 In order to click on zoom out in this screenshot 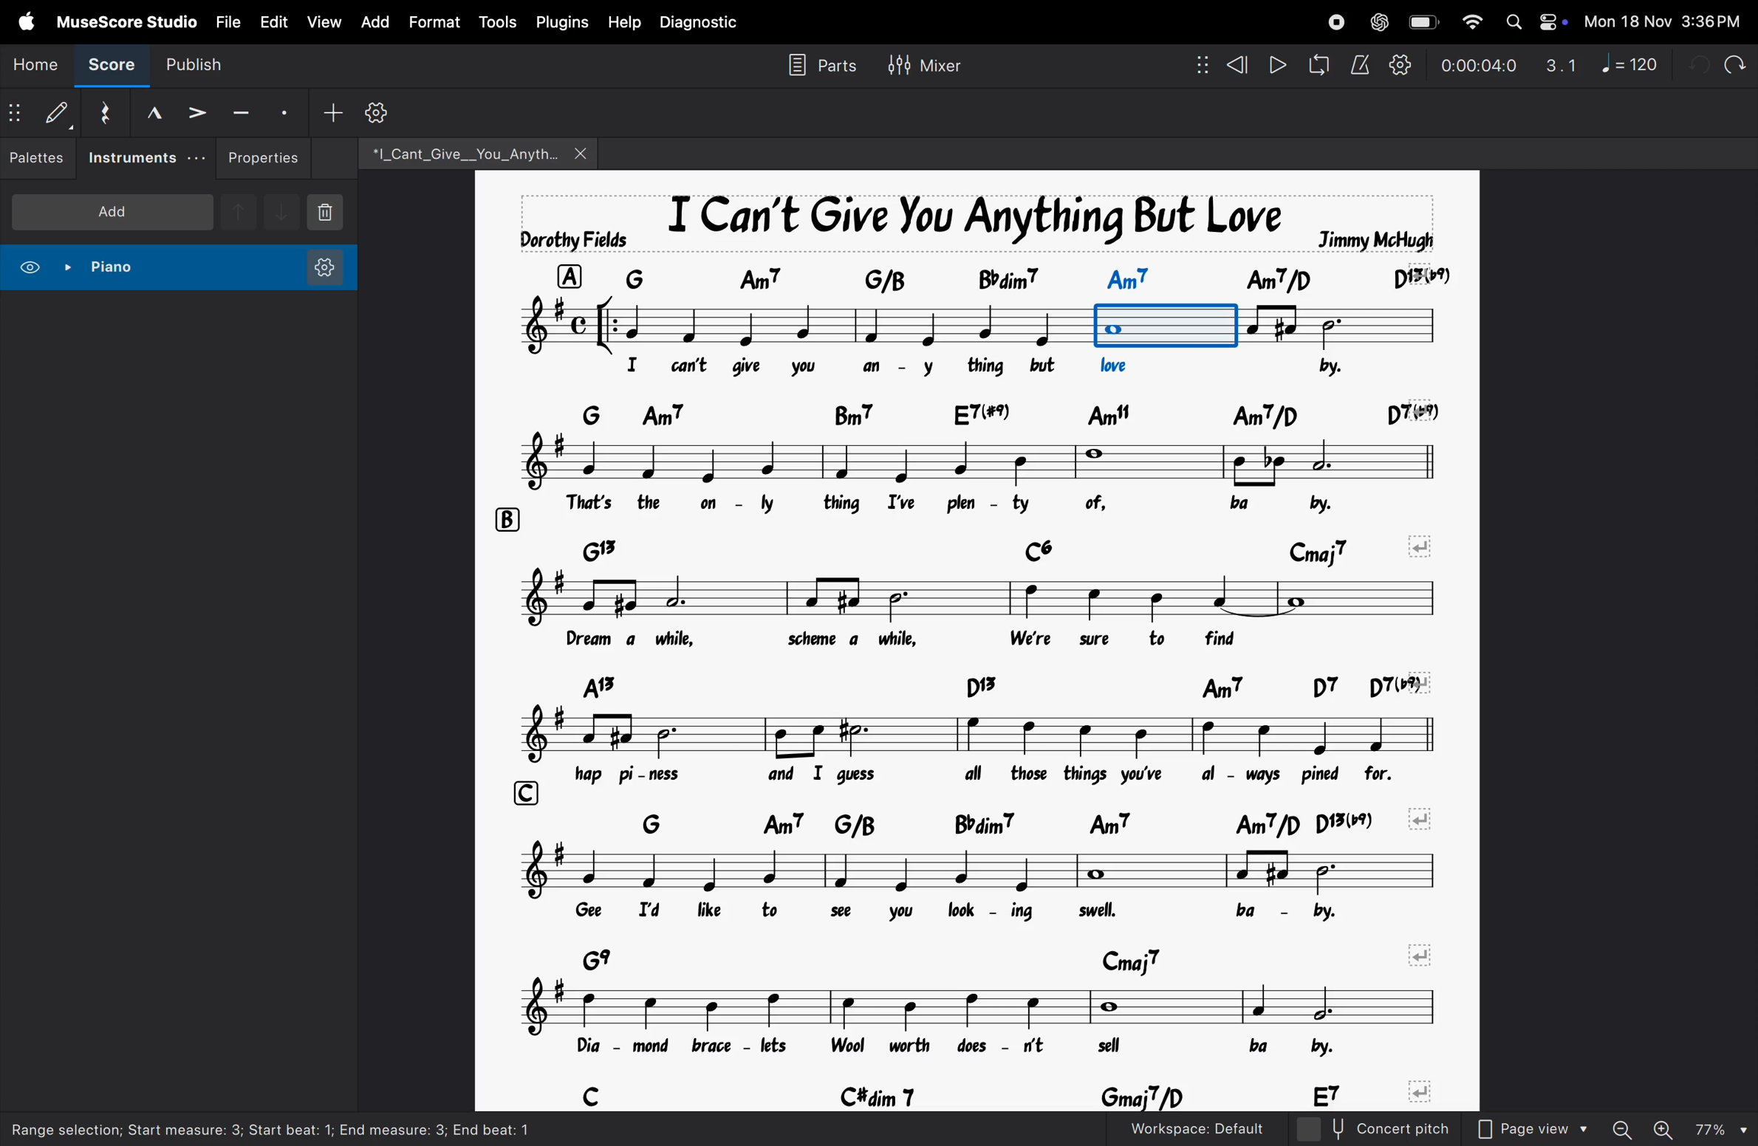, I will do `click(1621, 1128)`.